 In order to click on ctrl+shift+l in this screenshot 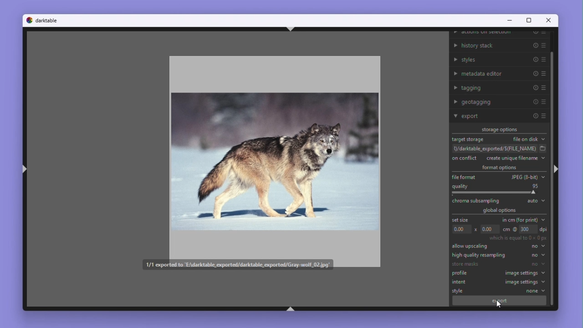, I will do `click(25, 169)`.